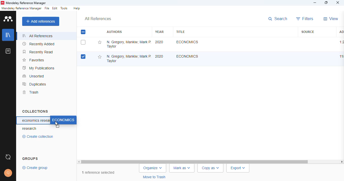  I want to click on add references, so click(41, 21).